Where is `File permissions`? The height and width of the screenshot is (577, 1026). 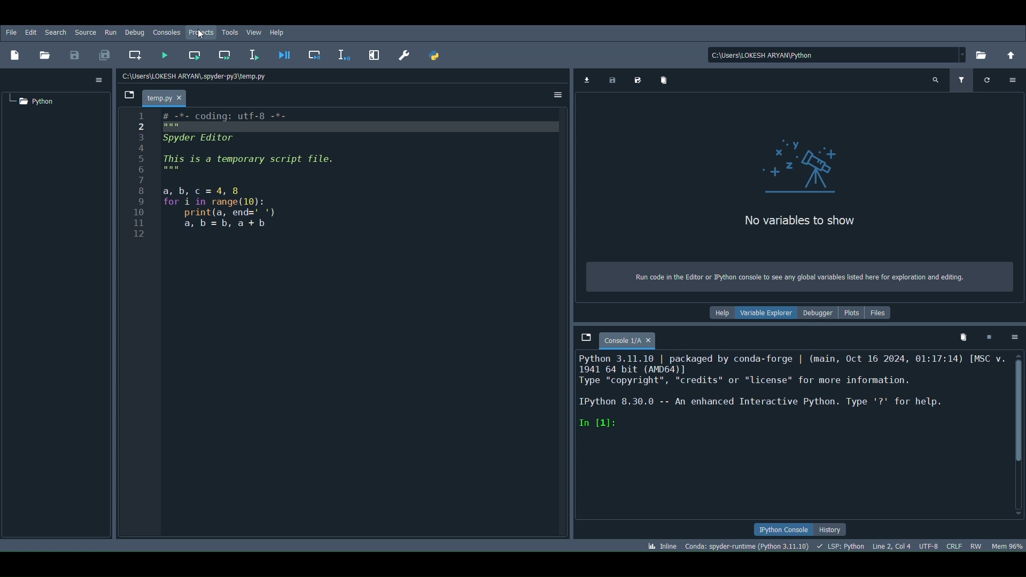
File permissions is located at coordinates (976, 545).